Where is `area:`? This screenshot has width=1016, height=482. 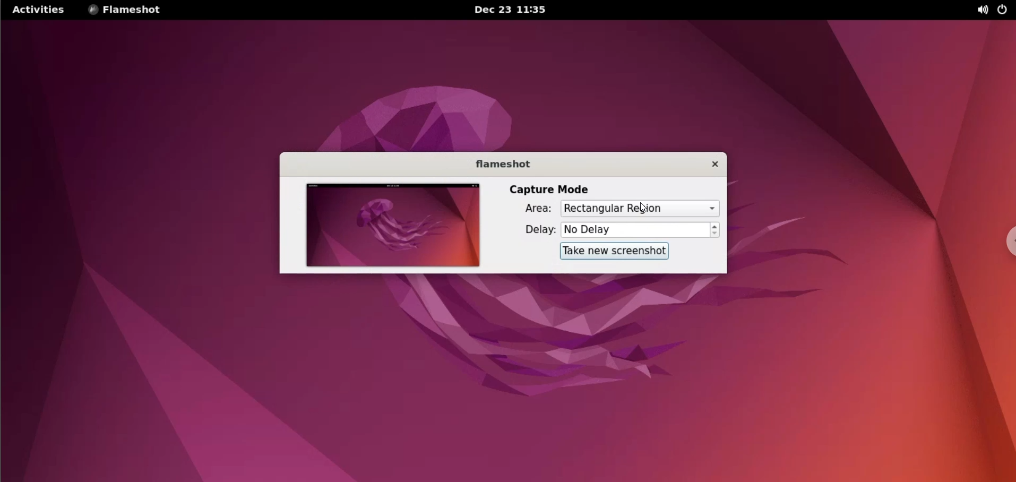
area: is located at coordinates (533, 210).